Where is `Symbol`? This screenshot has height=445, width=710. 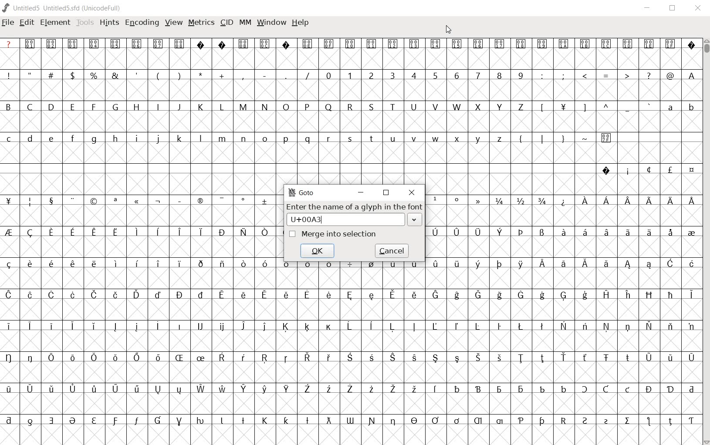
Symbol is located at coordinates (157, 358).